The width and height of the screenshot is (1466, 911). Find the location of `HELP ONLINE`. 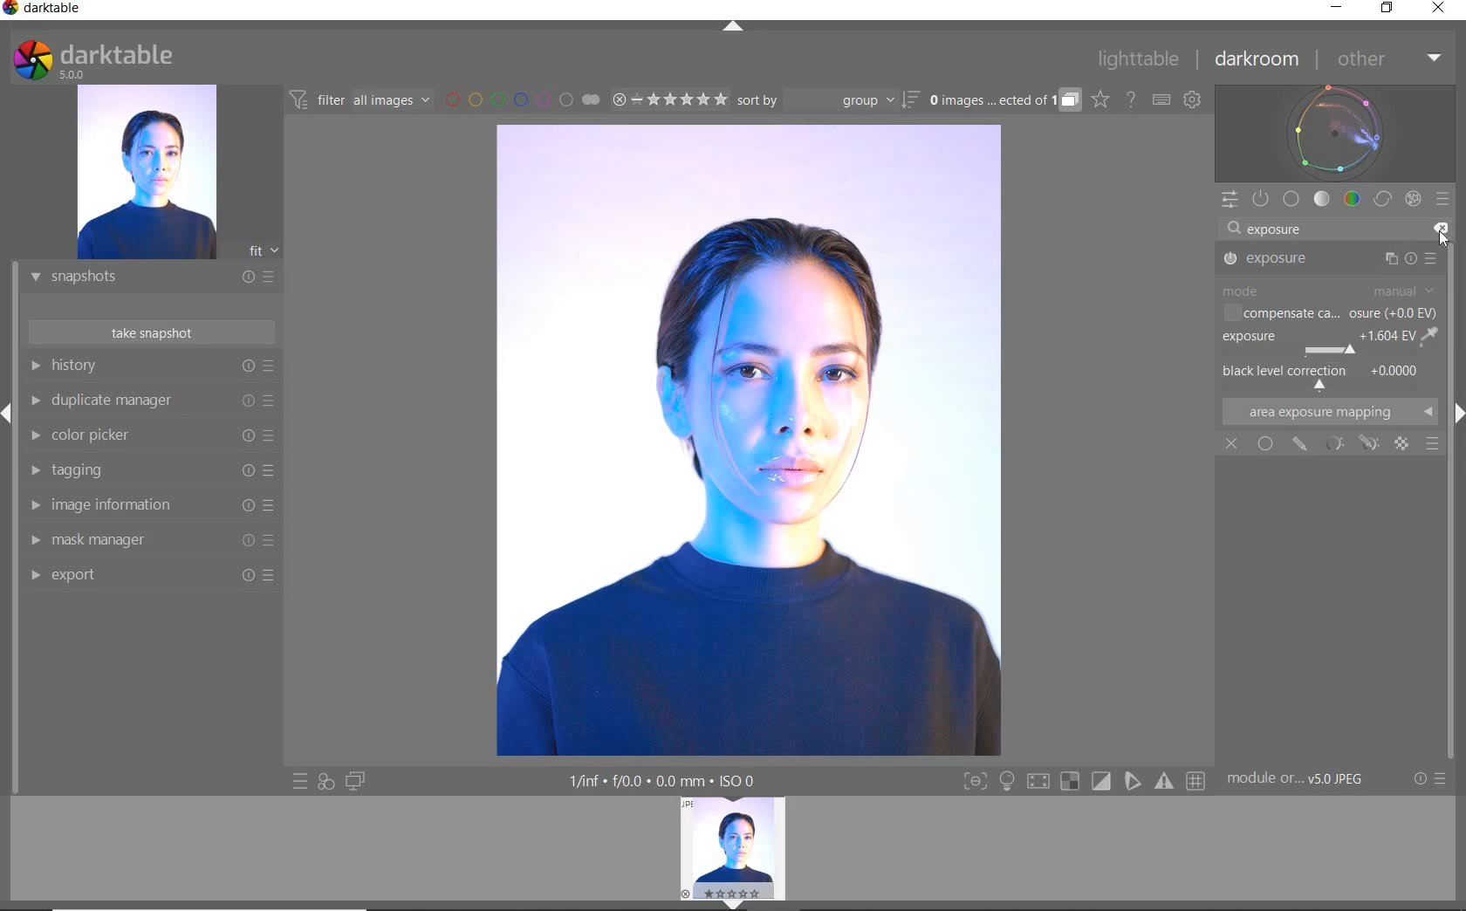

HELP ONLINE is located at coordinates (1131, 99).